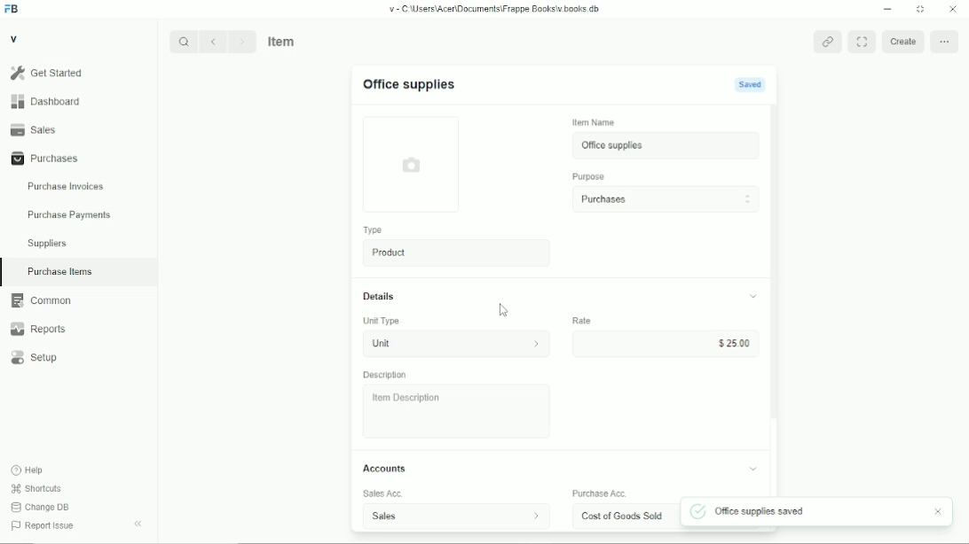 The image size is (969, 544). I want to click on details, so click(379, 296).